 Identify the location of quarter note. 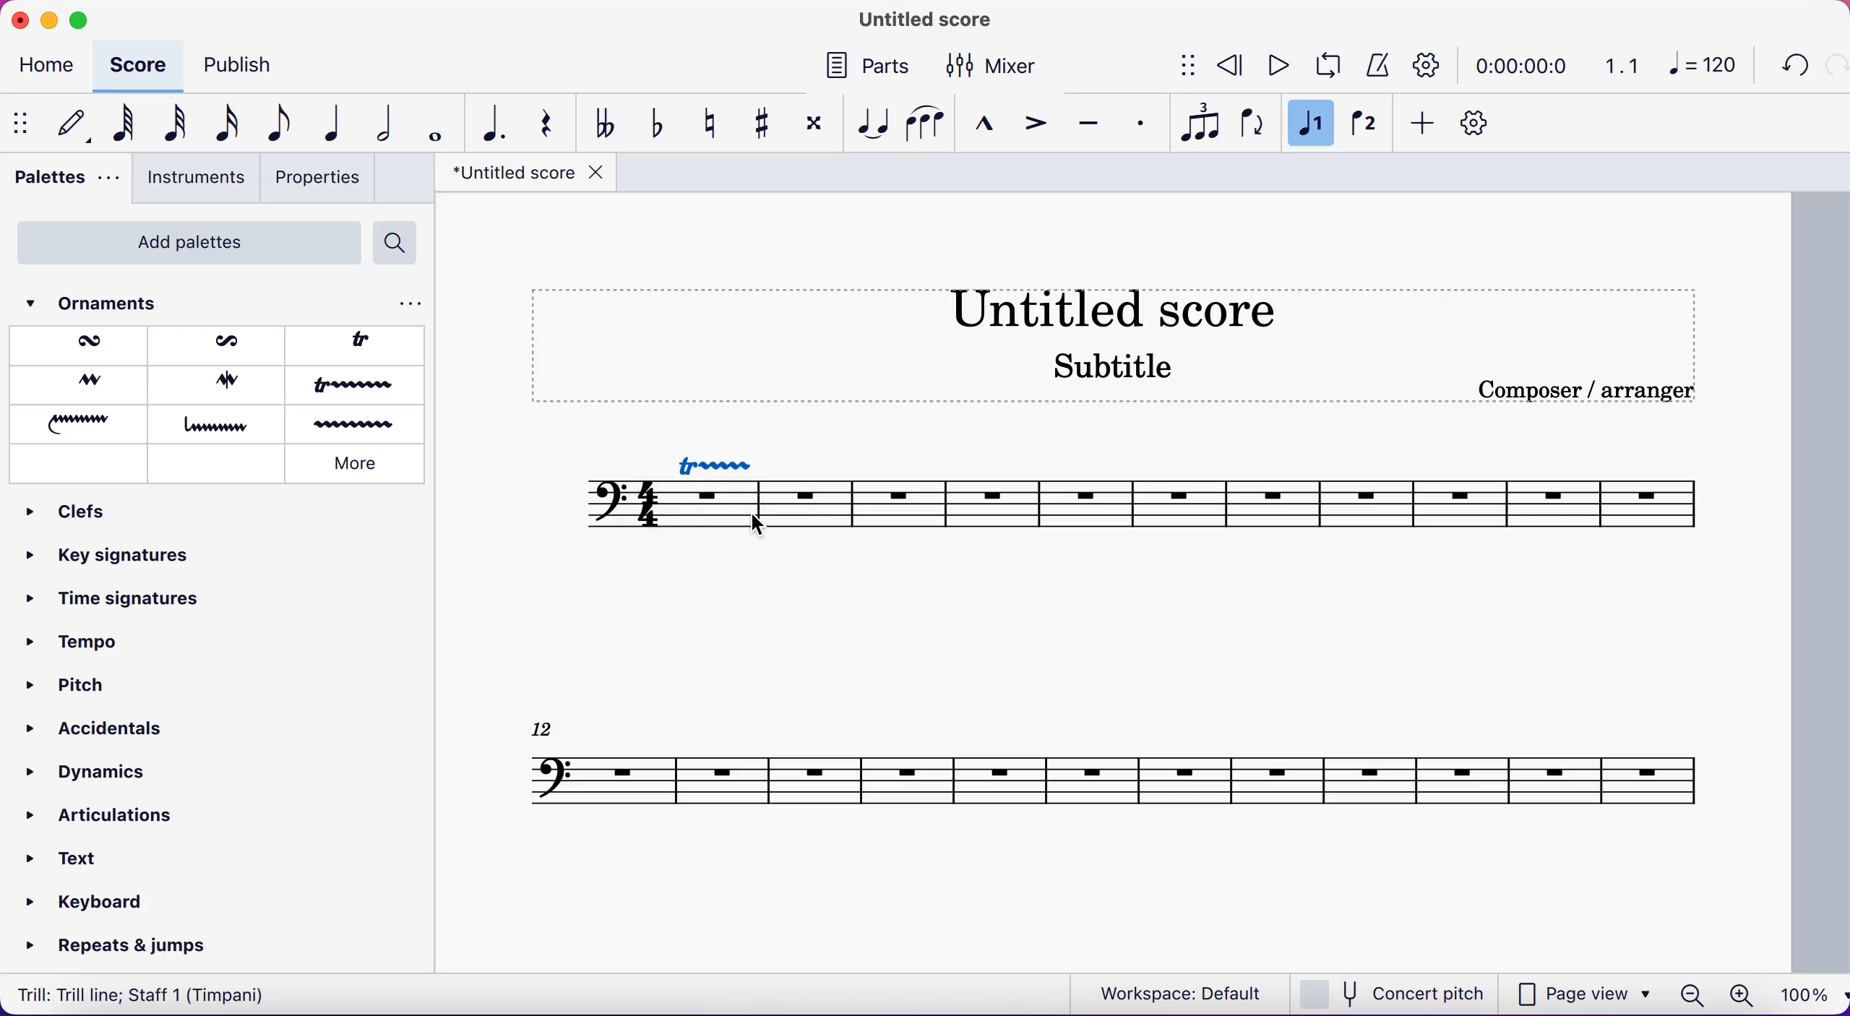
(330, 125).